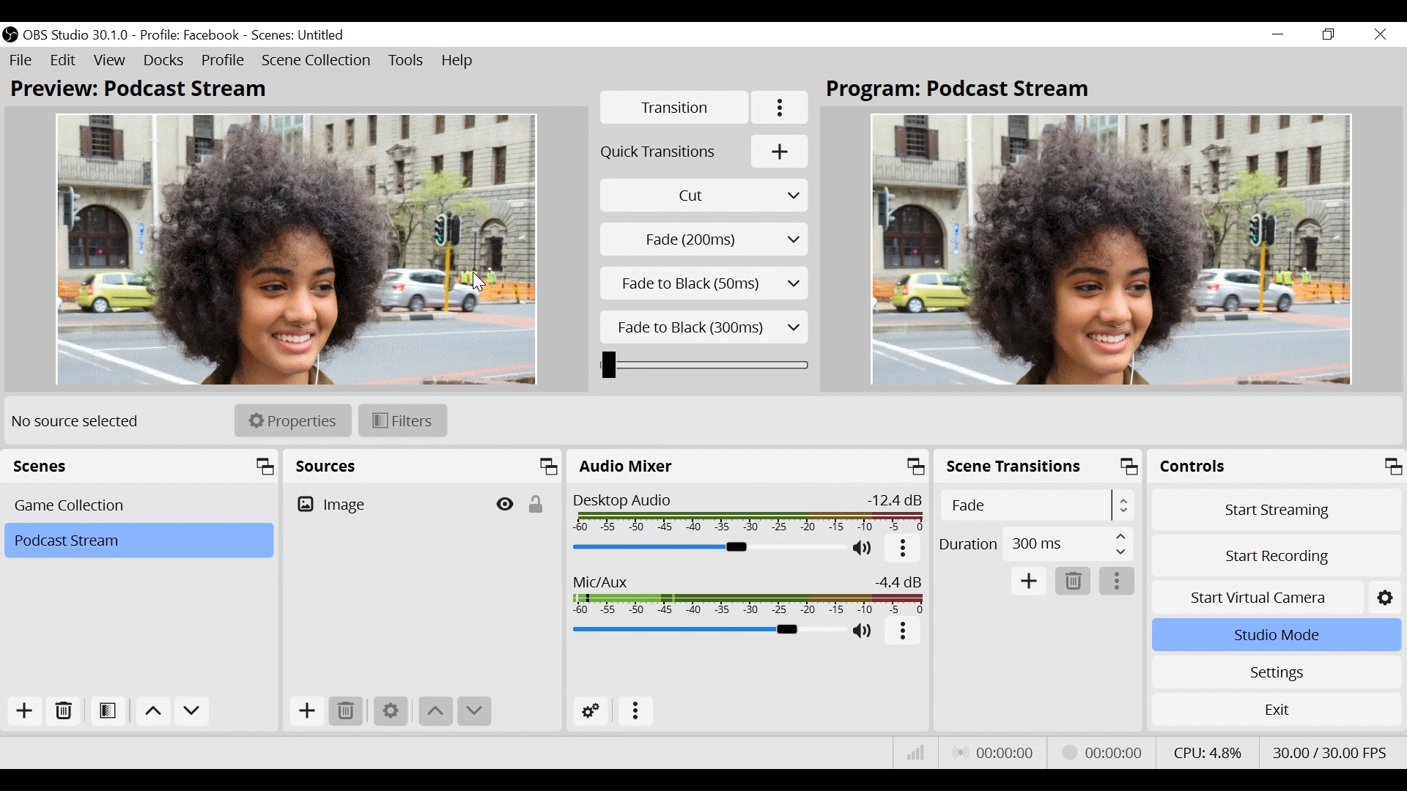  Describe the element at coordinates (1072, 582) in the screenshot. I see `Remove` at that location.